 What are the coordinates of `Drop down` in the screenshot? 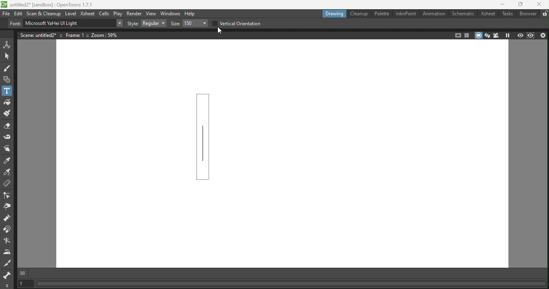 It's located at (195, 23).